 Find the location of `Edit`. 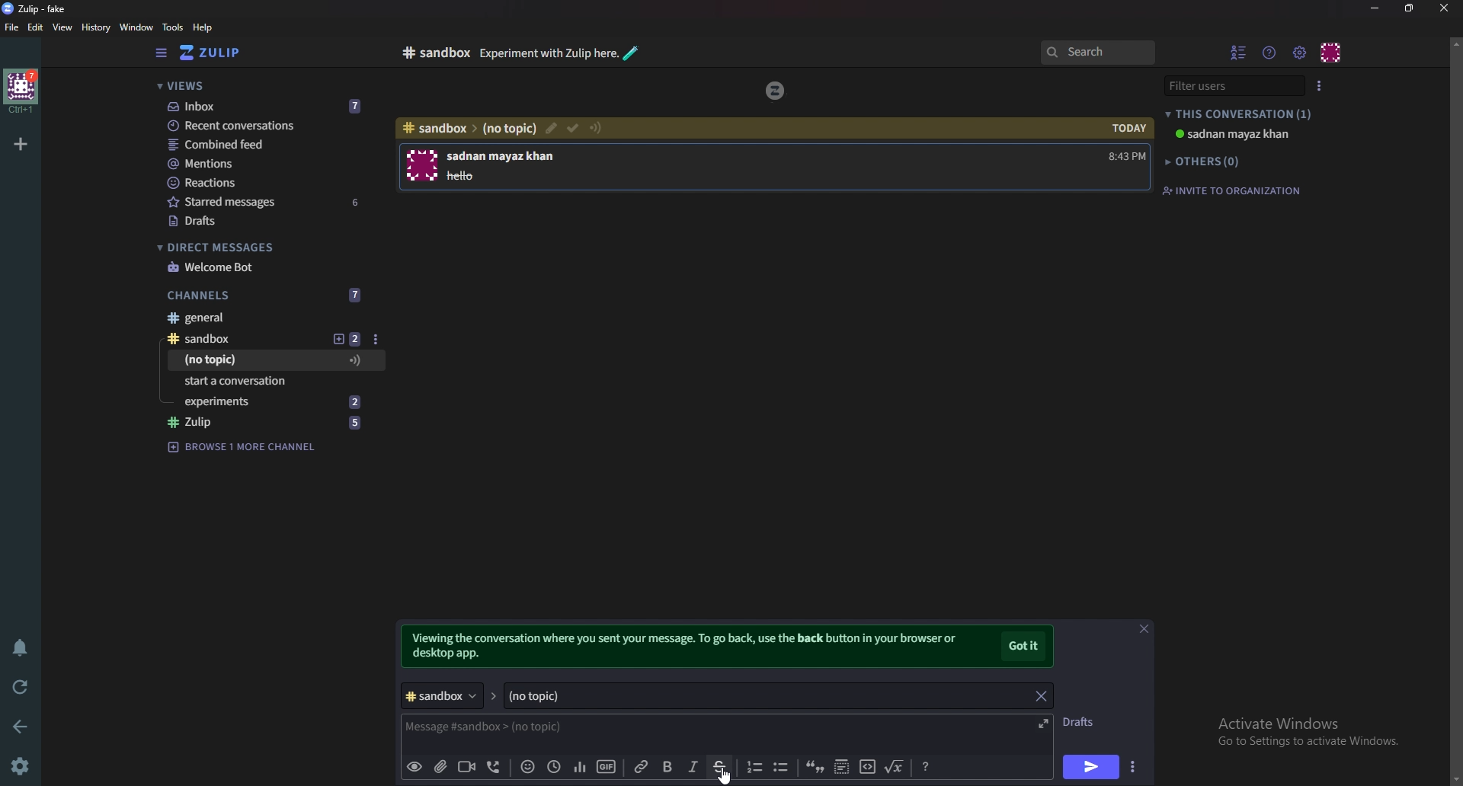

Edit is located at coordinates (38, 27).